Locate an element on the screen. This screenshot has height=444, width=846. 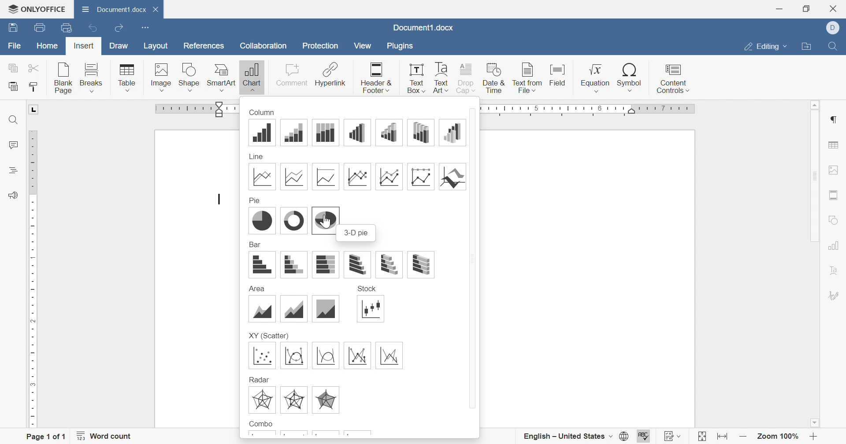
Radar is located at coordinates (261, 400).